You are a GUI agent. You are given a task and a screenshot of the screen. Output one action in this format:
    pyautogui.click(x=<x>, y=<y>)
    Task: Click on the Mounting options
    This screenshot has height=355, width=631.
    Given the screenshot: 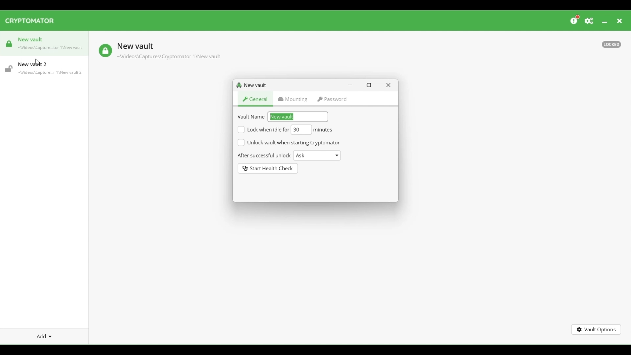 What is the action you would take?
    pyautogui.click(x=293, y=100)
    